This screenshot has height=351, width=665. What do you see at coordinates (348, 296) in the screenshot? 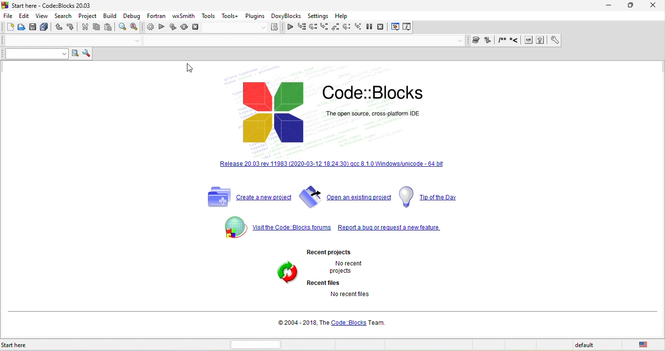
I see `no recent files` at bounding box center [348, 296].